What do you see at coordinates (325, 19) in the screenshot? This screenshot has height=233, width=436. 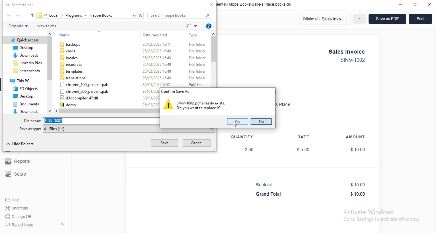 I see `minimal - sales invo` at bounding box center [325, 19].